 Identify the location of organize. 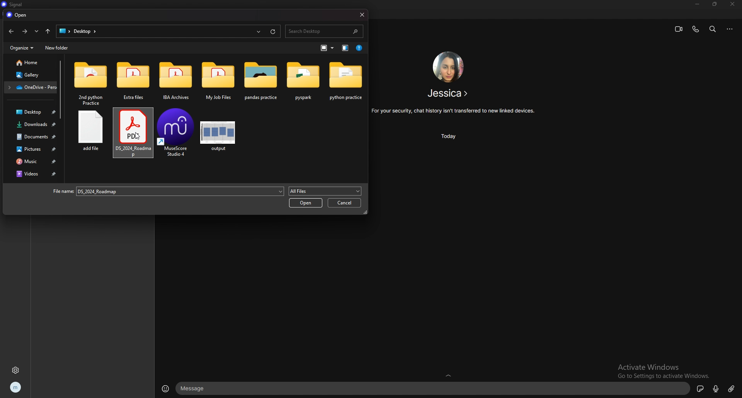
(22, 48).